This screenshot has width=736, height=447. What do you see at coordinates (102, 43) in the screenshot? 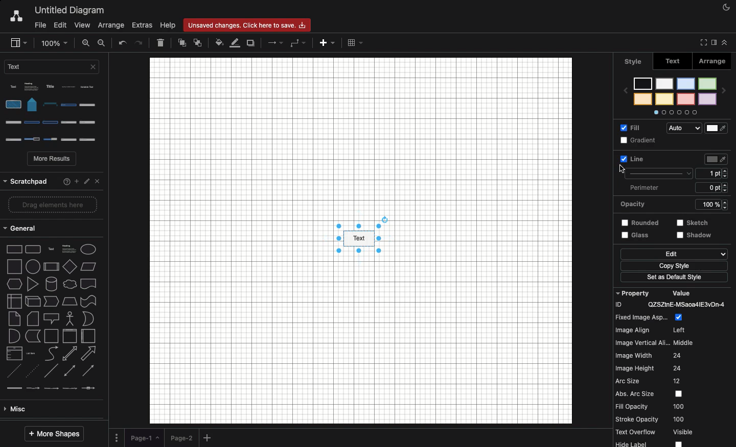
I see `Zoom out` at bounding box center [102, 43].